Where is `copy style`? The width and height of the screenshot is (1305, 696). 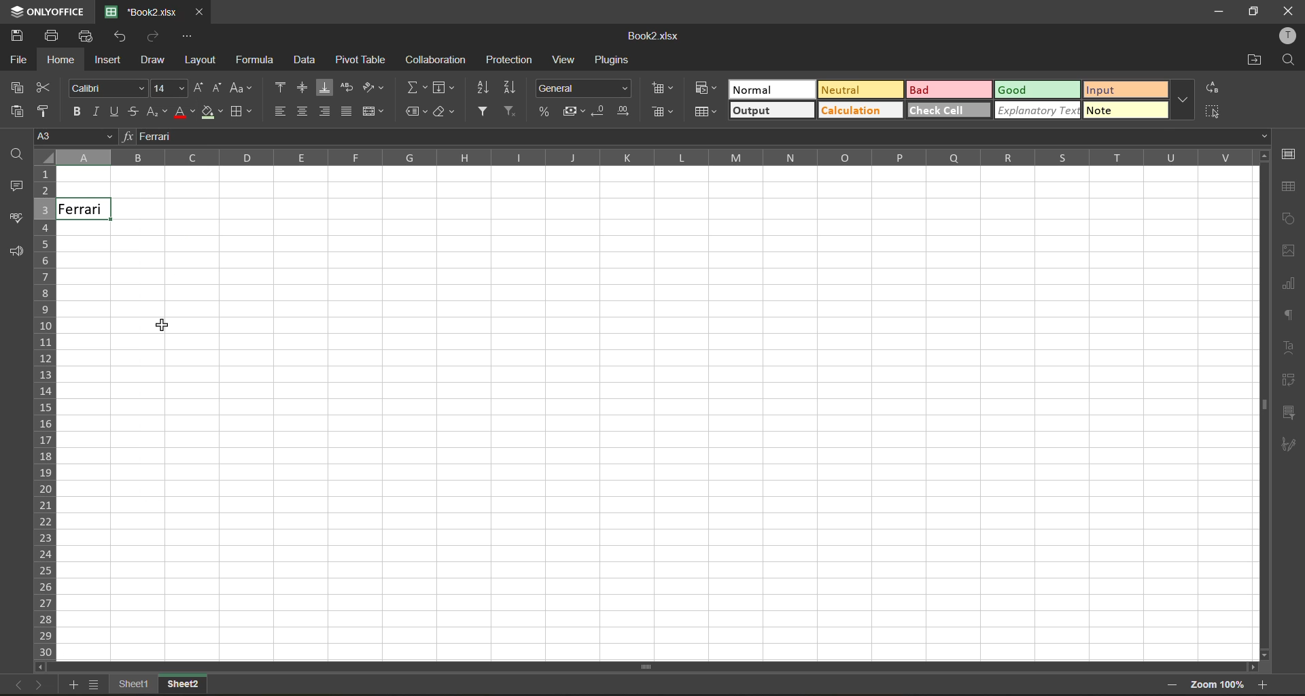 copy style is located at coordinates (47, 110).